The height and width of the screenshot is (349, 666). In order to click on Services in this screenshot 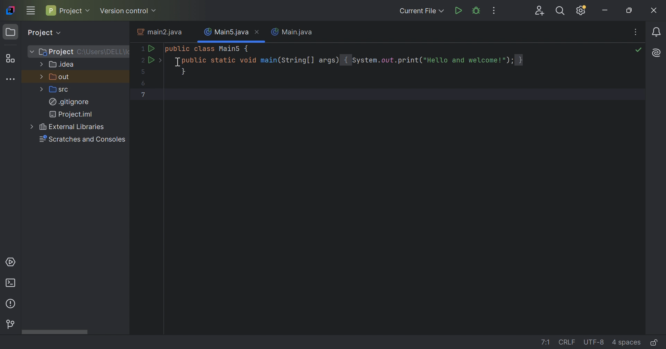, I will do `click(11, 262)`.